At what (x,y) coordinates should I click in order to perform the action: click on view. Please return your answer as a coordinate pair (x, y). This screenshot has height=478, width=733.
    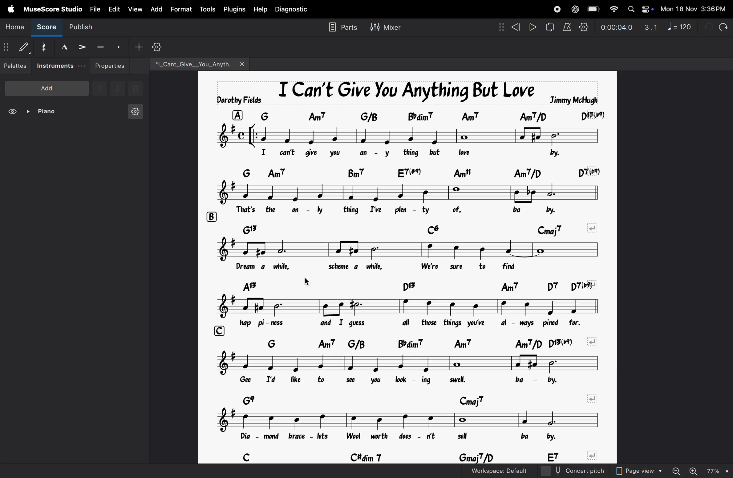
    Looking at the image, I should click on (135, 9).